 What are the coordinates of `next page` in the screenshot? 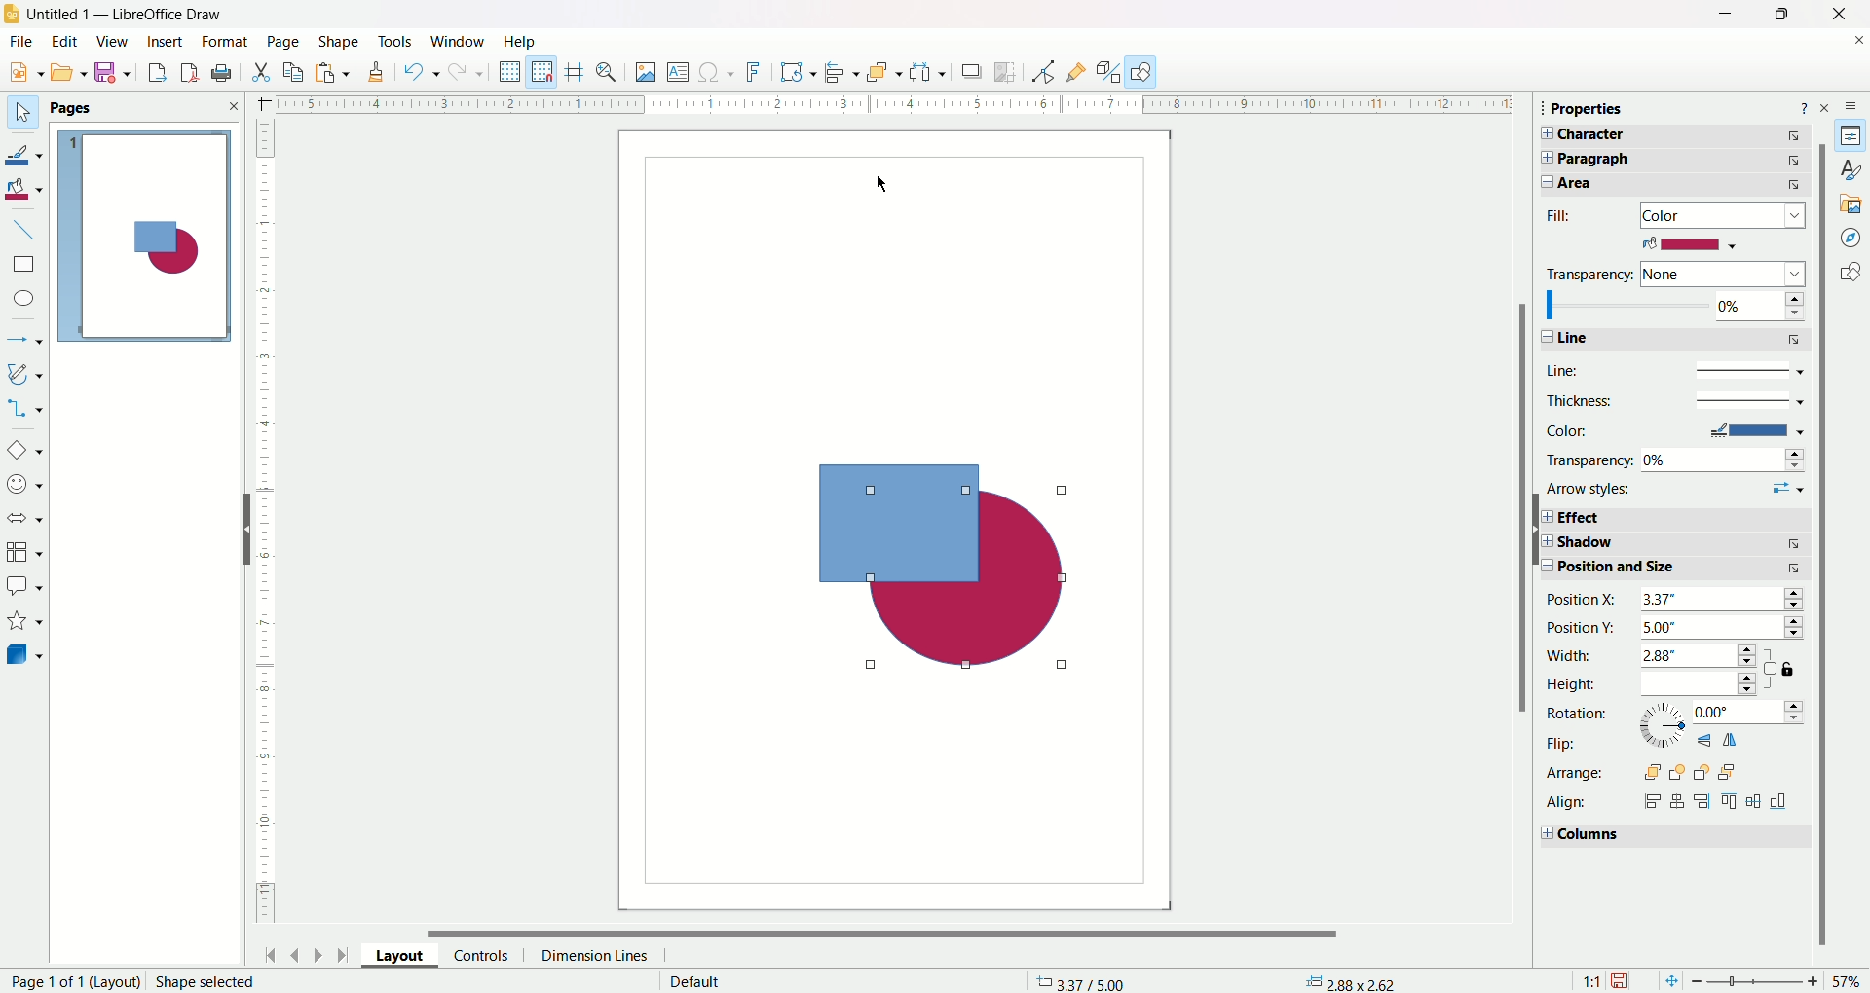 It's located at (318, 953).